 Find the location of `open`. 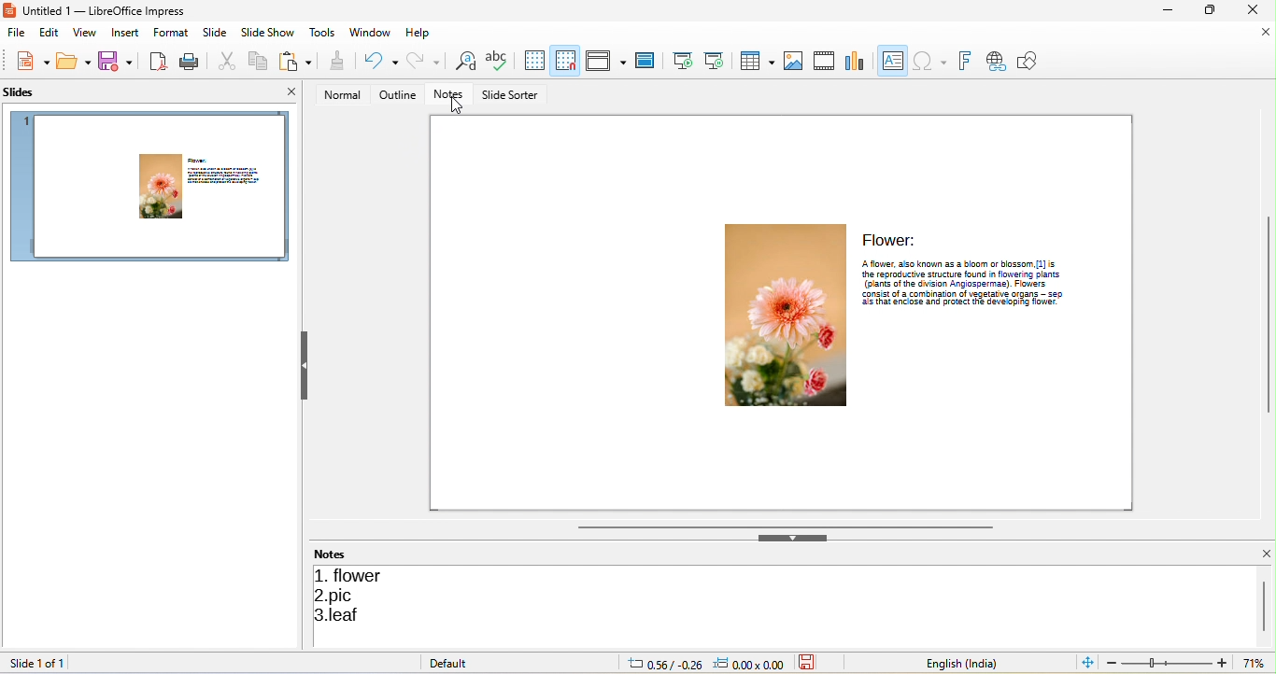

open is located at coordinates (74, 61).